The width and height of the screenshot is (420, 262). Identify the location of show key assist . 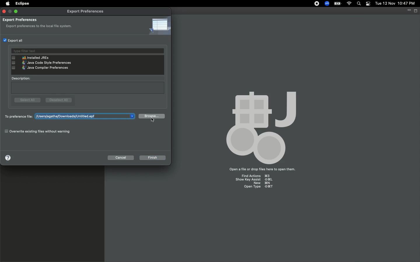
(255, 180).